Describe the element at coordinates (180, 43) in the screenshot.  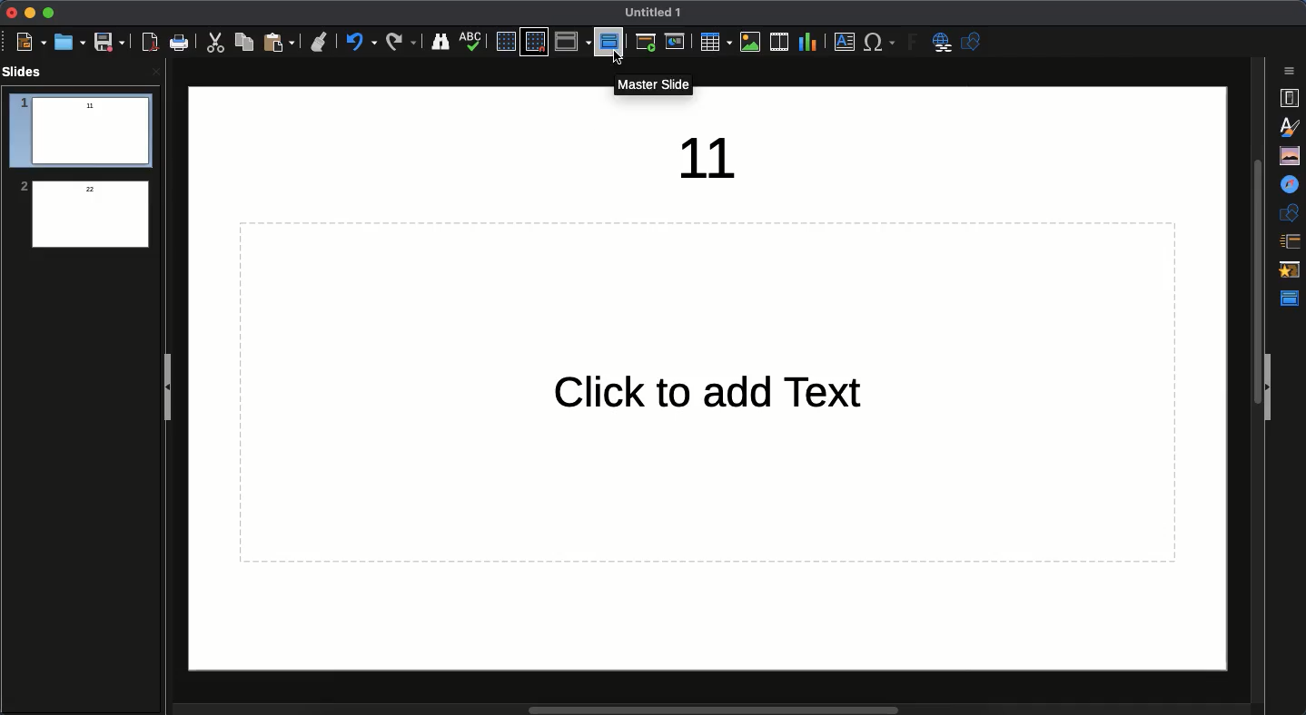
I see `Print` at that location.